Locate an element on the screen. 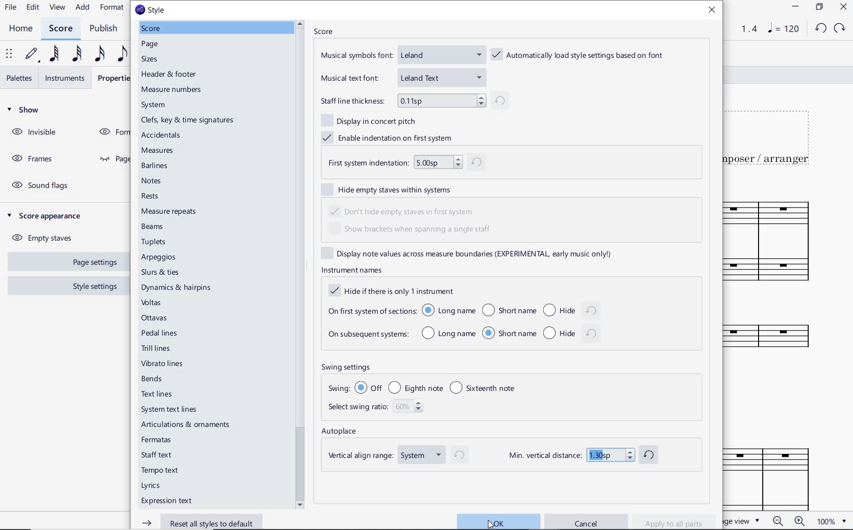  lyrics is located at coordinates (152, 486).